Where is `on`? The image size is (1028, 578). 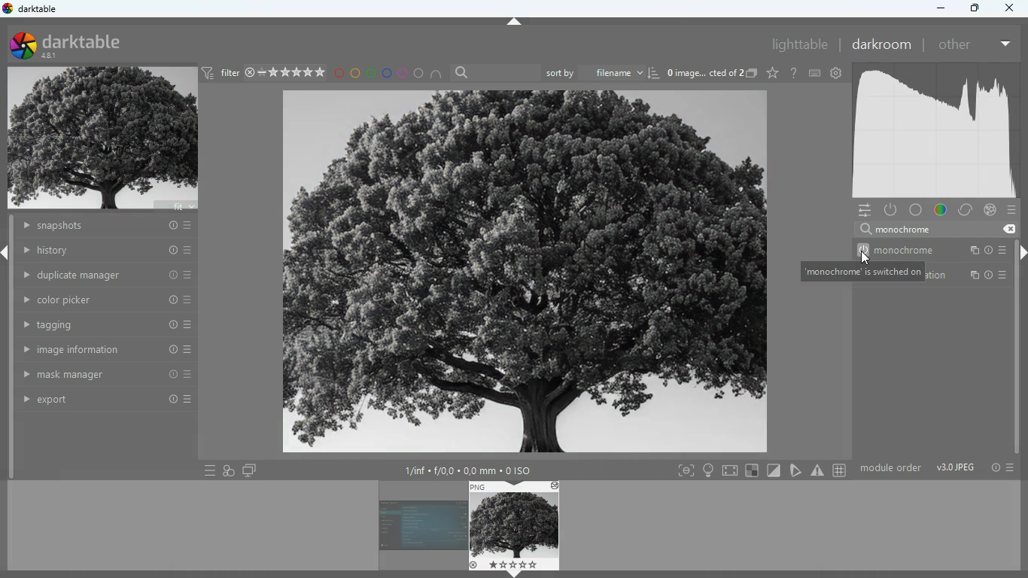 on is located at coordinates (863, 250).